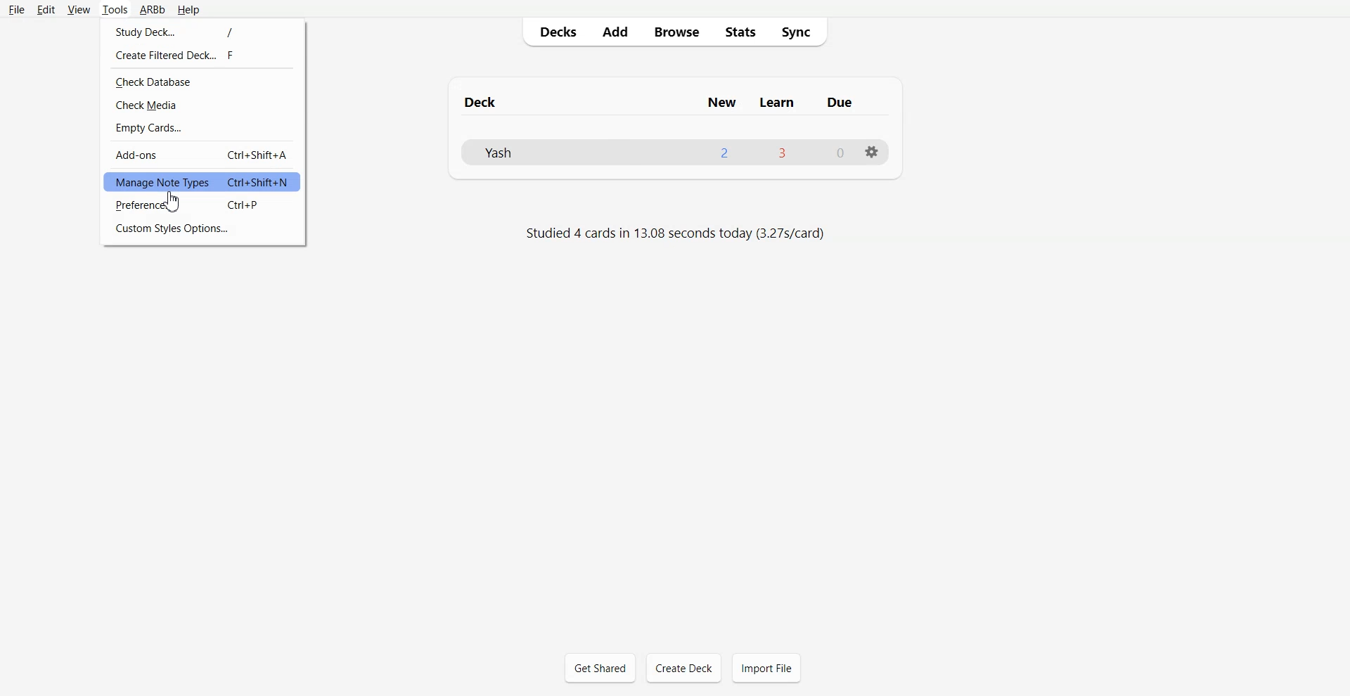 Image resolution: width=1350 pixels, height=696 pixels. What do you see at coordinates (188, 11) in the screenshot?
I see `Help` at bounding box center [188, 11].